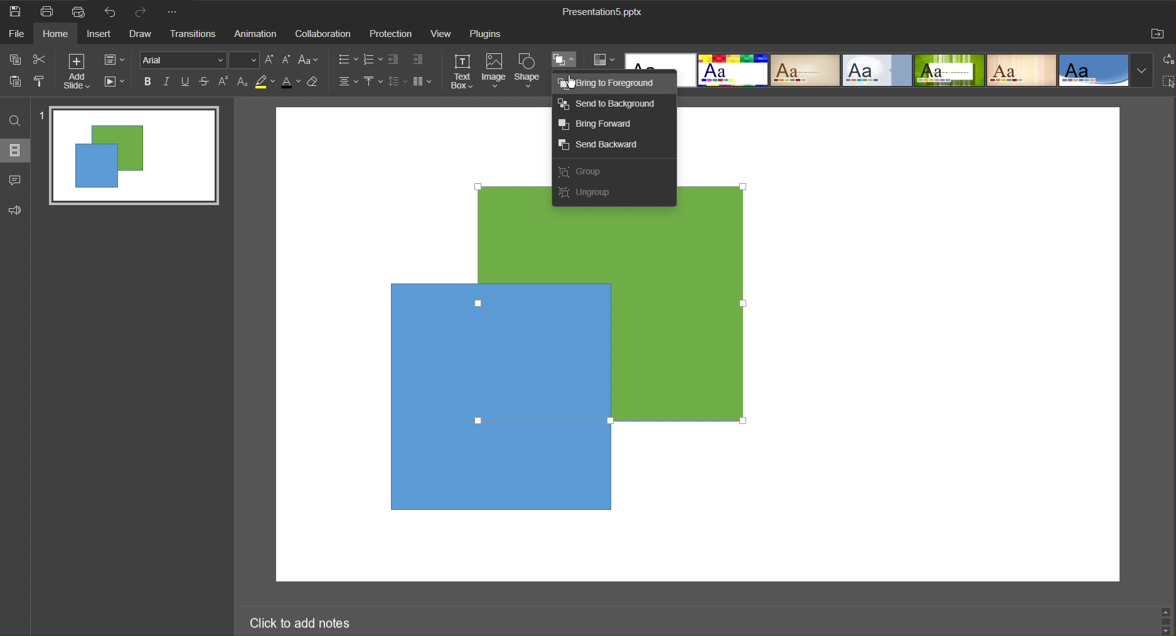 This screenshot has width=1176, height=636. What do you see at coordinates (147, 82) in the screenshot?
I see `bold` at bounding box center [147, 82].